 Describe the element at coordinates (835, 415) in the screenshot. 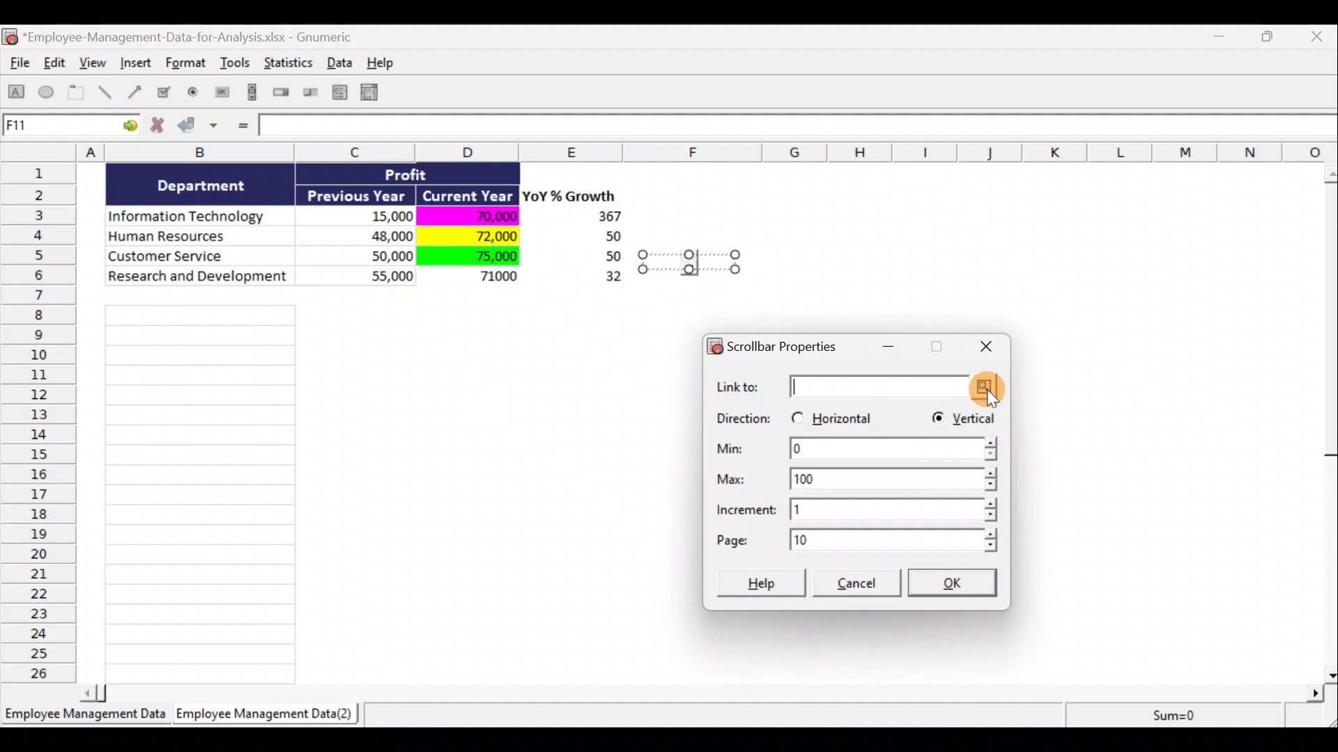

I see `Horizontal` at that location.